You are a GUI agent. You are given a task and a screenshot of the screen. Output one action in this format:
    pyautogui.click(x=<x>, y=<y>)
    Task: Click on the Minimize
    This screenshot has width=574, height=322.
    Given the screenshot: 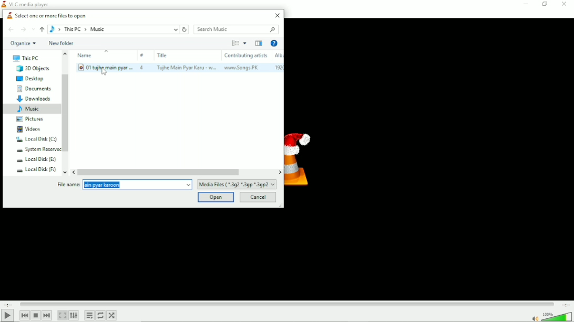 What is the action you would take?
    pyautogui.click(x=526, y=4)
    